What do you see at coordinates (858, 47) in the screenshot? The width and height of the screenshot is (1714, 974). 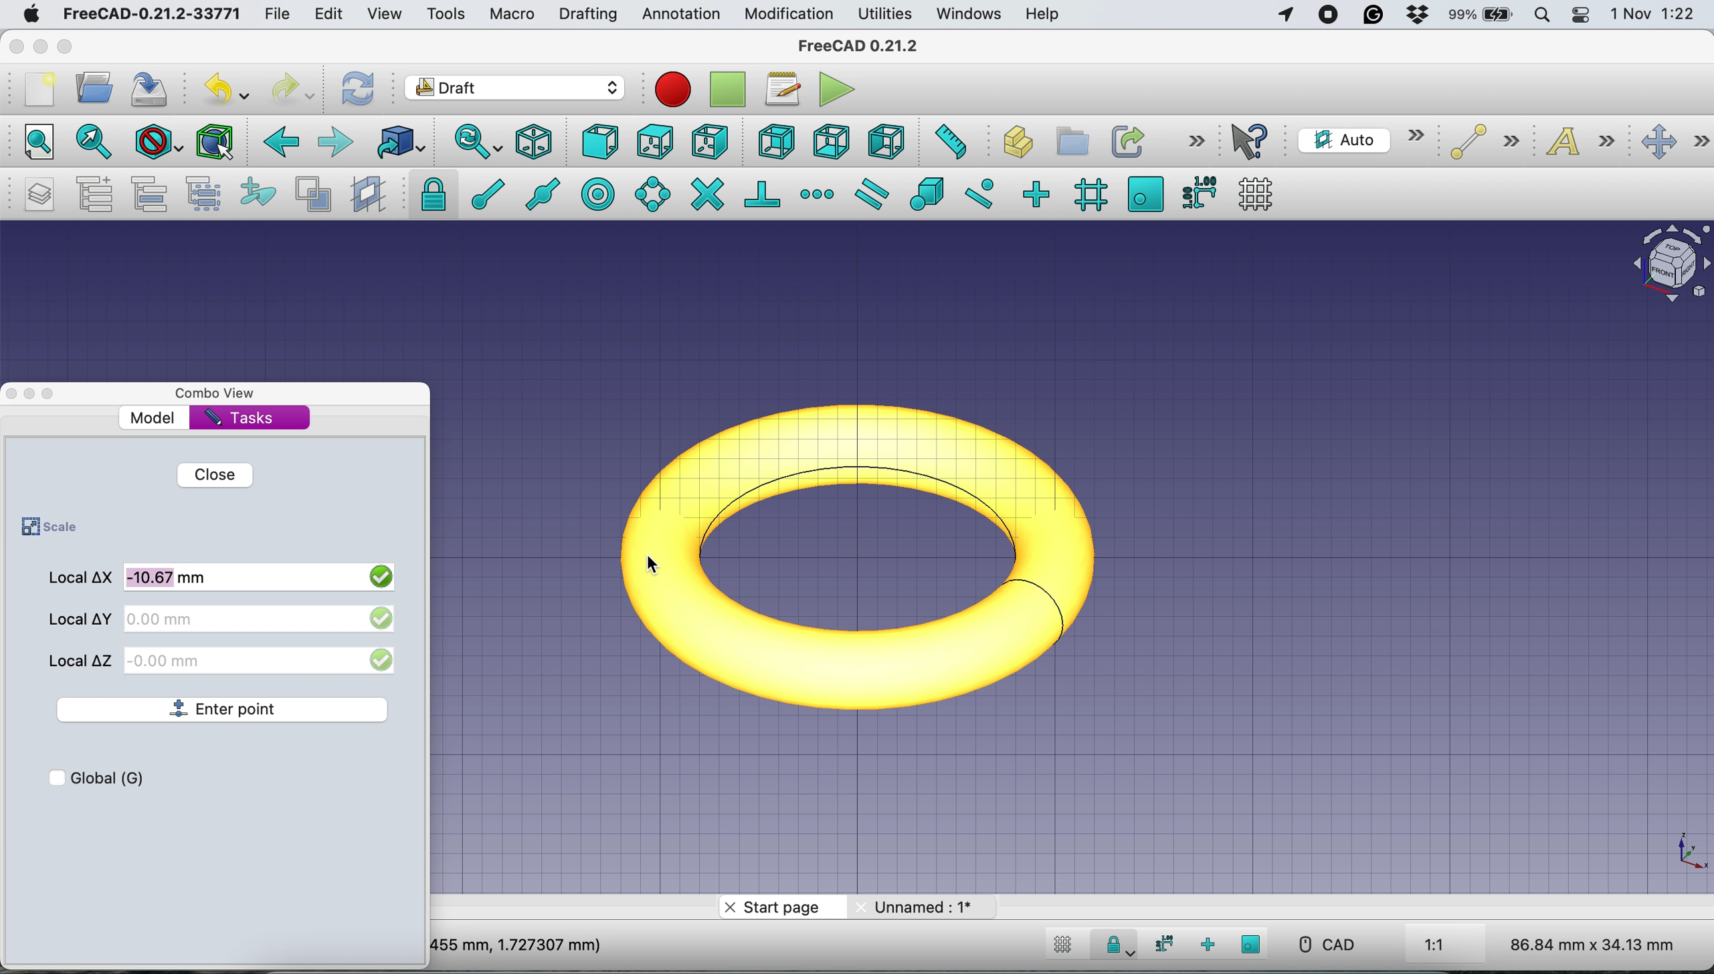 I see `freeCAD 0.21.2` at bounding box center [858, 47].